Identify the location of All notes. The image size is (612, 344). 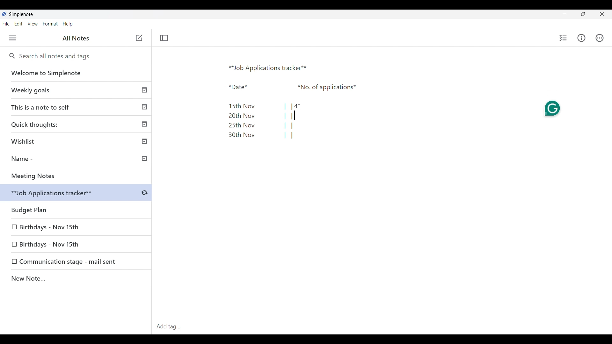
(76, 38).